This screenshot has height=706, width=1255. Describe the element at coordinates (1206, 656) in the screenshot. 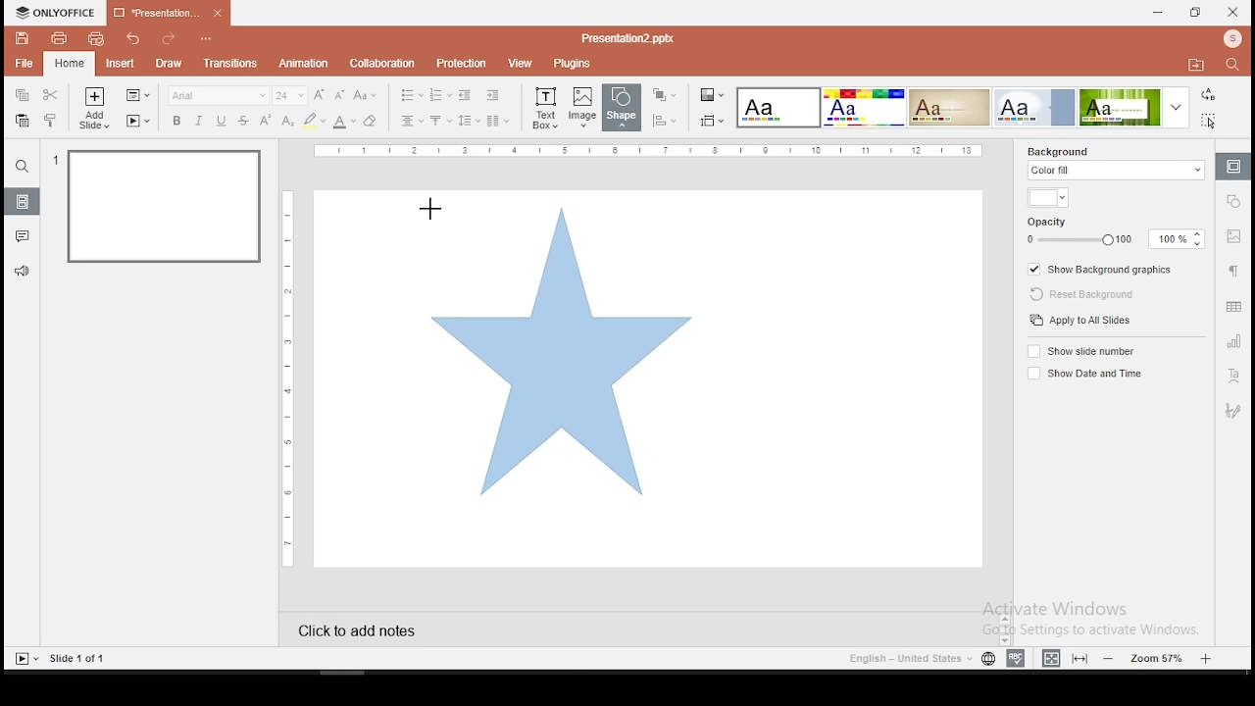

I see `zoom in` at that location.